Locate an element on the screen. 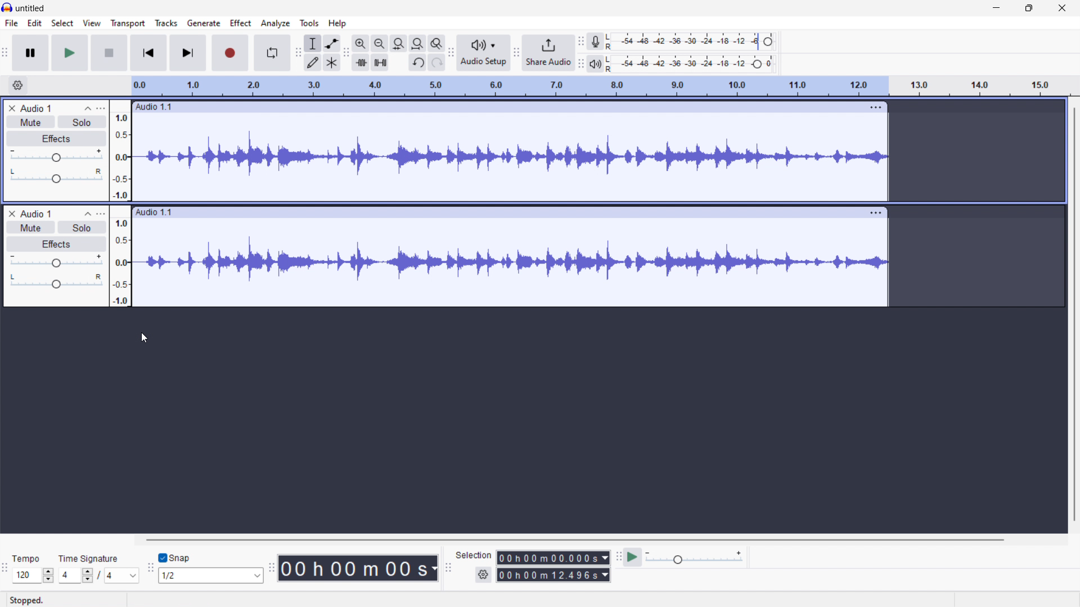  redo is located at coordinates (436, 62).